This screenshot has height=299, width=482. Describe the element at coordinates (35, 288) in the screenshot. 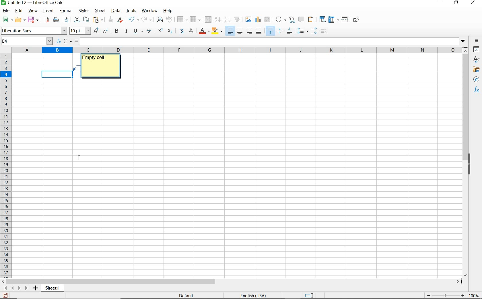

I see `add sheet` at that location.